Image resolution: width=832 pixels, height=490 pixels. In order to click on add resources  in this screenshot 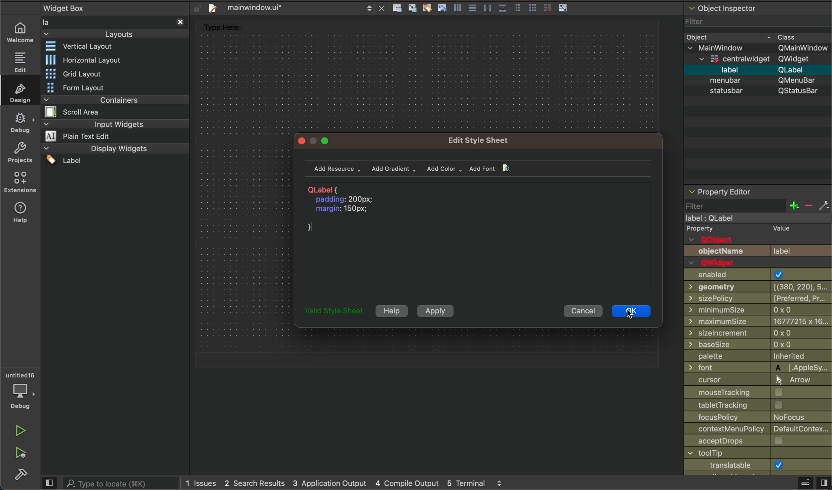, I will do `click(337, 168)`.